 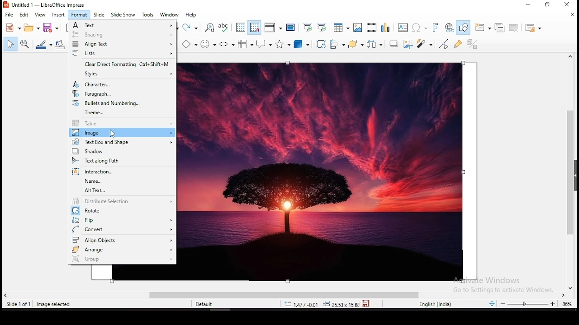 I want to click on group, so click(x=123, y=260).